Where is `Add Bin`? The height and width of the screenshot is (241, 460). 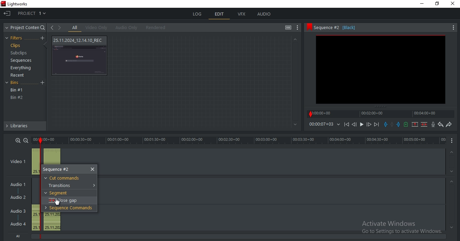
Add Bin is located at coordinates (43, 83).